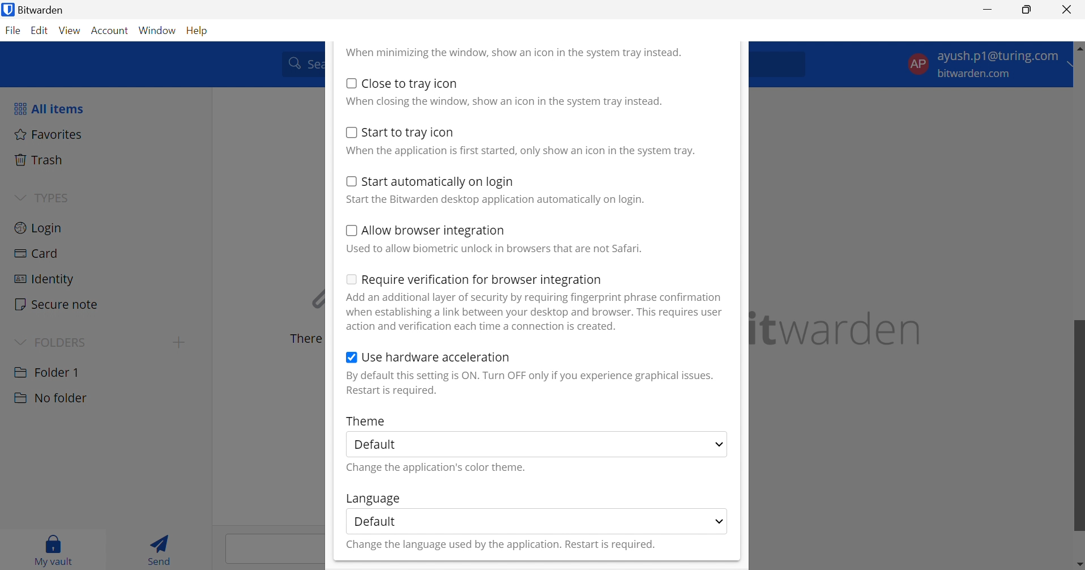 This screenshot has width=1085, height=570. I want to click on View, so click(71, 31).